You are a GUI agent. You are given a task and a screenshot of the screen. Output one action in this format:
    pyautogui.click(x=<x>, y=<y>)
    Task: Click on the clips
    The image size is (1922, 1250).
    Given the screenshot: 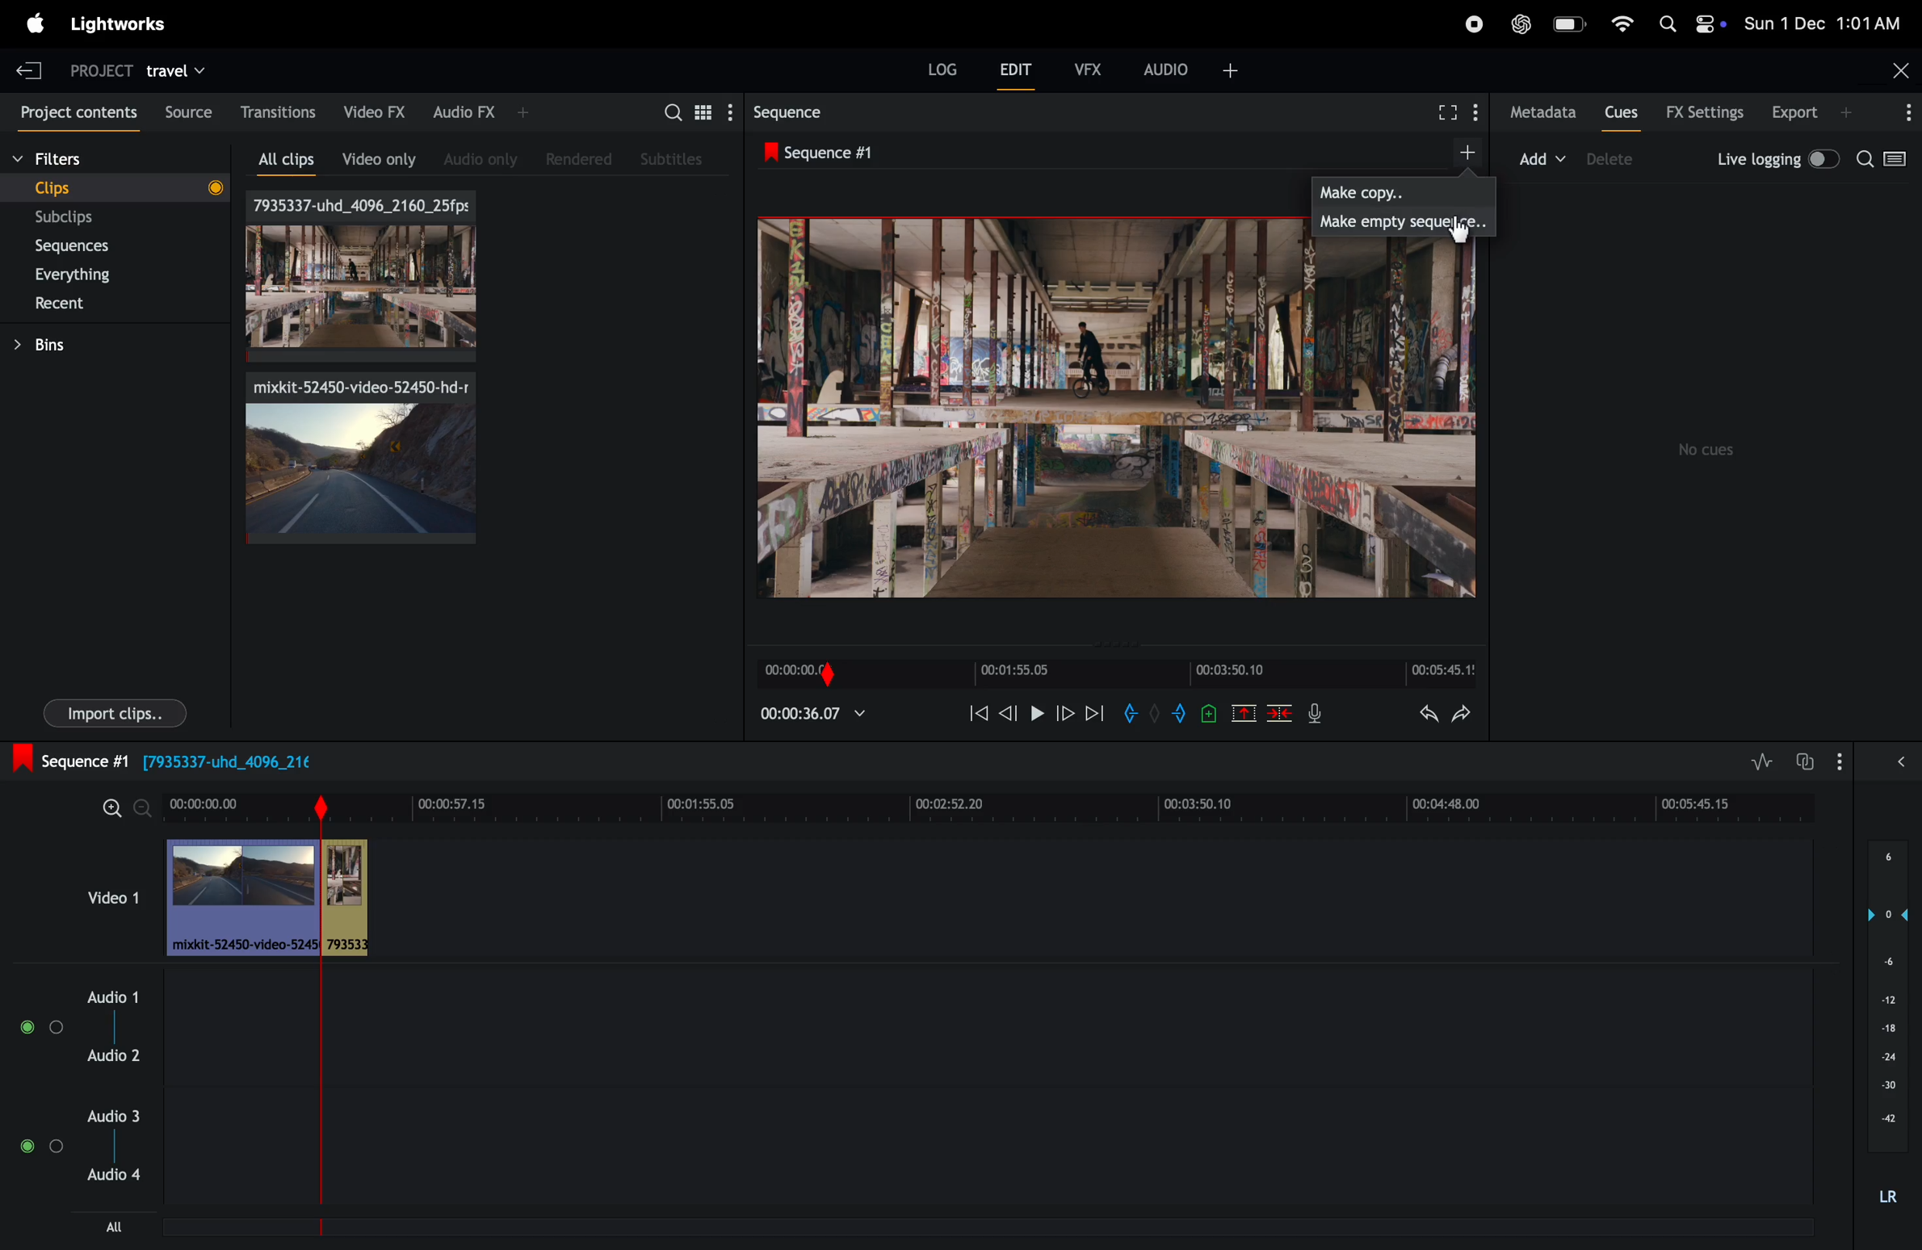 What is the action you would take?
    pyautogui.click(x=120, y=188)
    